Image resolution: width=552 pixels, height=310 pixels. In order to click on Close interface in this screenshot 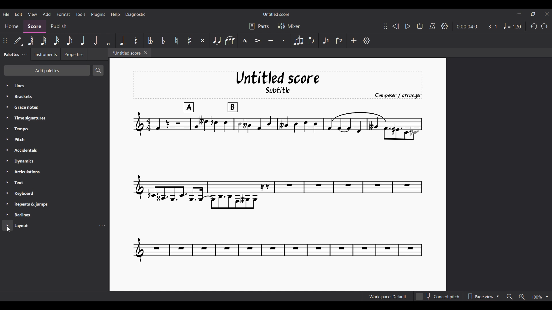, I will do `click(547, 14)`.